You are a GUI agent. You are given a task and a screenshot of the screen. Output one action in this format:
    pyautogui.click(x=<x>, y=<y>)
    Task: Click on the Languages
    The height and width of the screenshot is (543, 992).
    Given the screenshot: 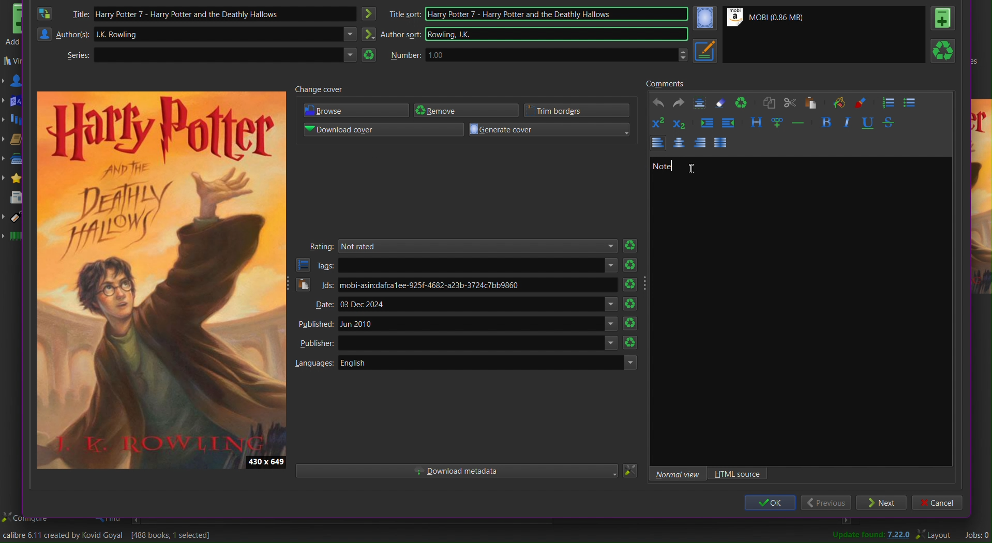 What is the action you would take?
    pyautogui.click(x=314, y=364)
    